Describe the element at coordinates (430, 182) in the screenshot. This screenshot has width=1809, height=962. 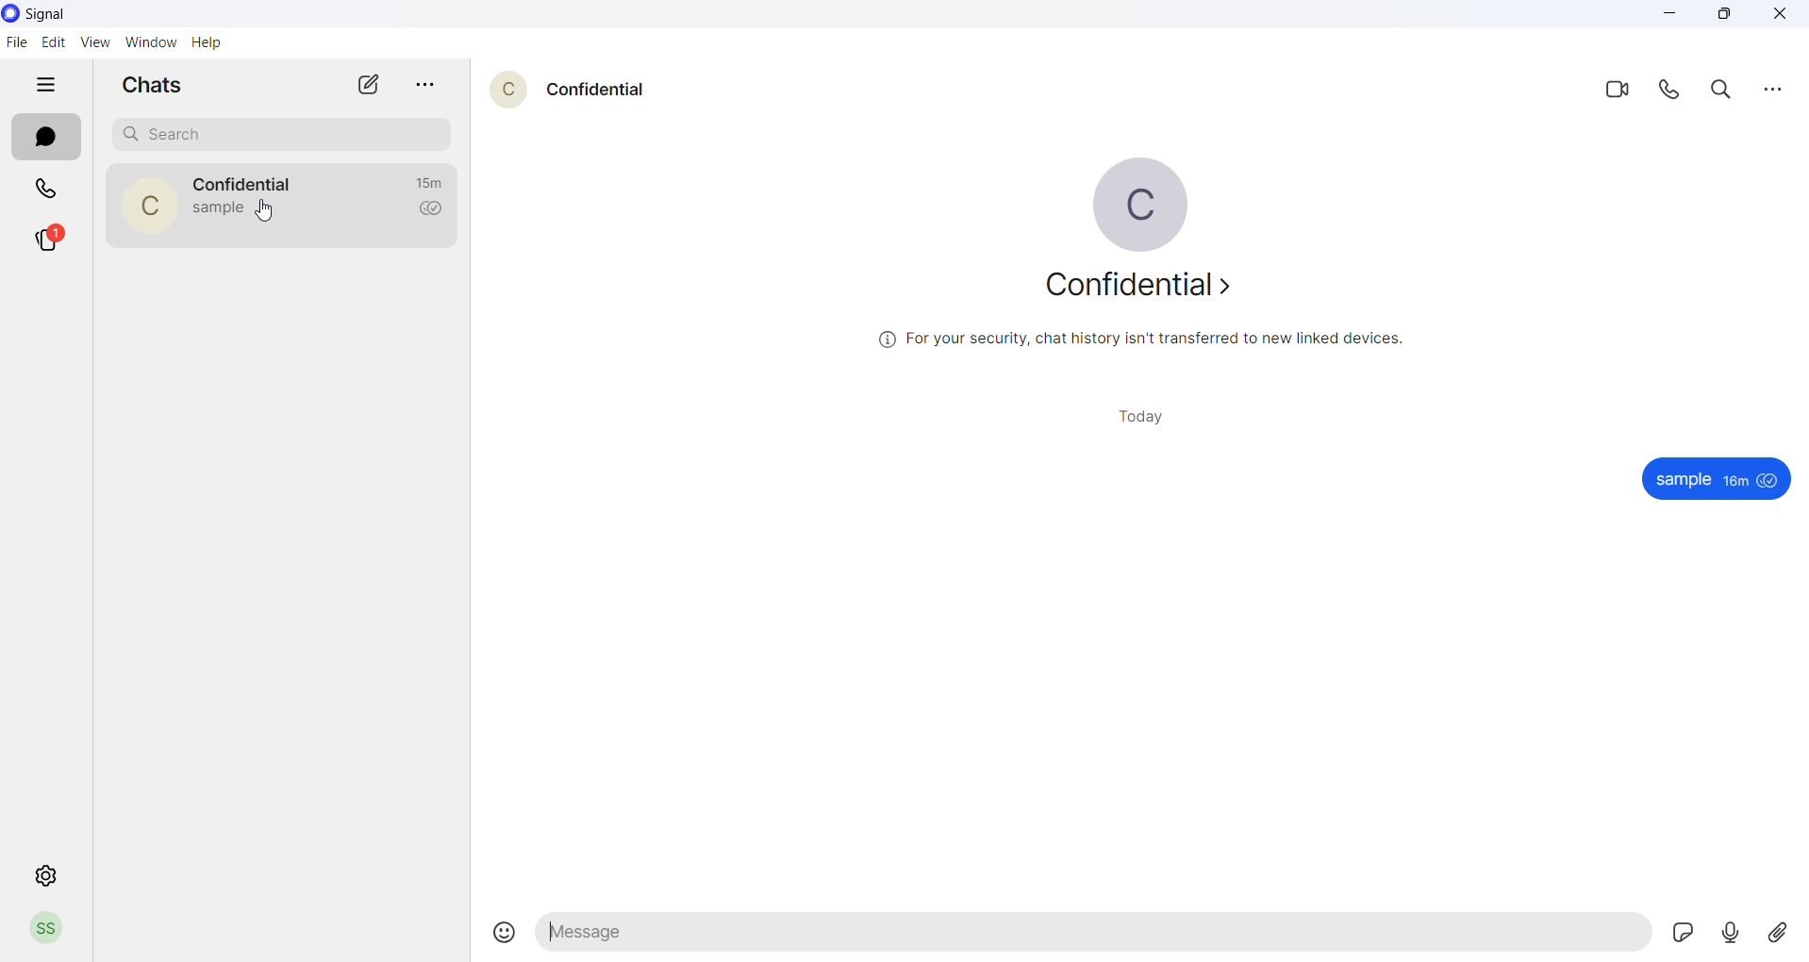
I see `15m` at that location.